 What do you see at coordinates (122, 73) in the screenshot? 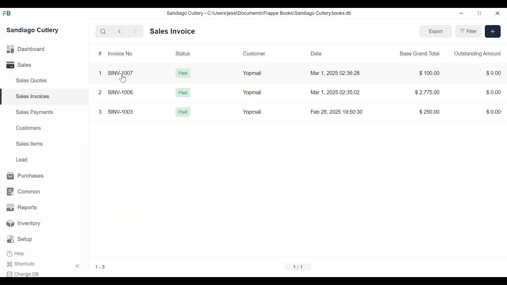
I see `SINV-1007` at bounding box center [122, 73].